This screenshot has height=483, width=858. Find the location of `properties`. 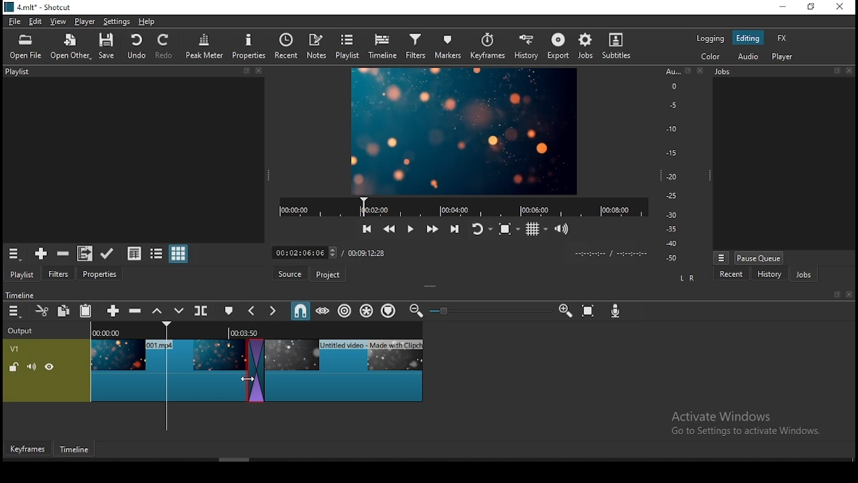

properties is located at coordinates (249, 46).